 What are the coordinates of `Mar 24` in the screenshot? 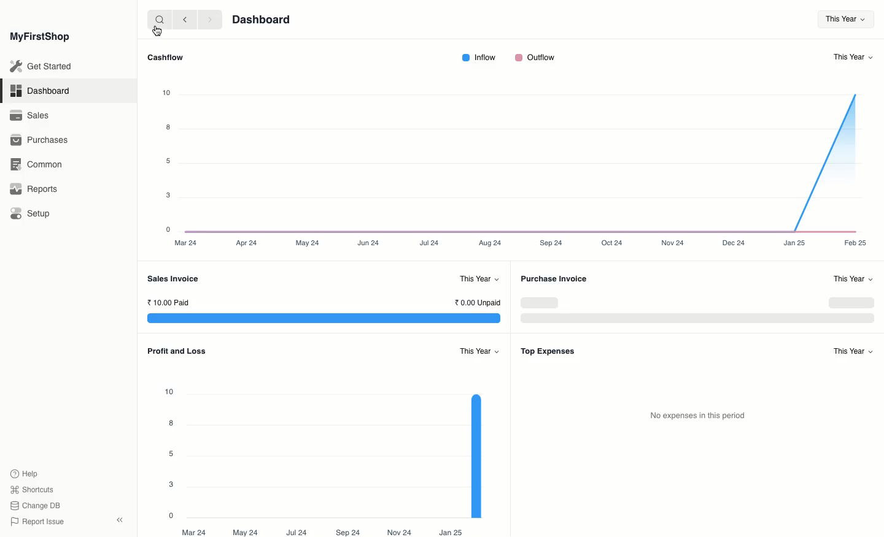 It's located at (194, 531).